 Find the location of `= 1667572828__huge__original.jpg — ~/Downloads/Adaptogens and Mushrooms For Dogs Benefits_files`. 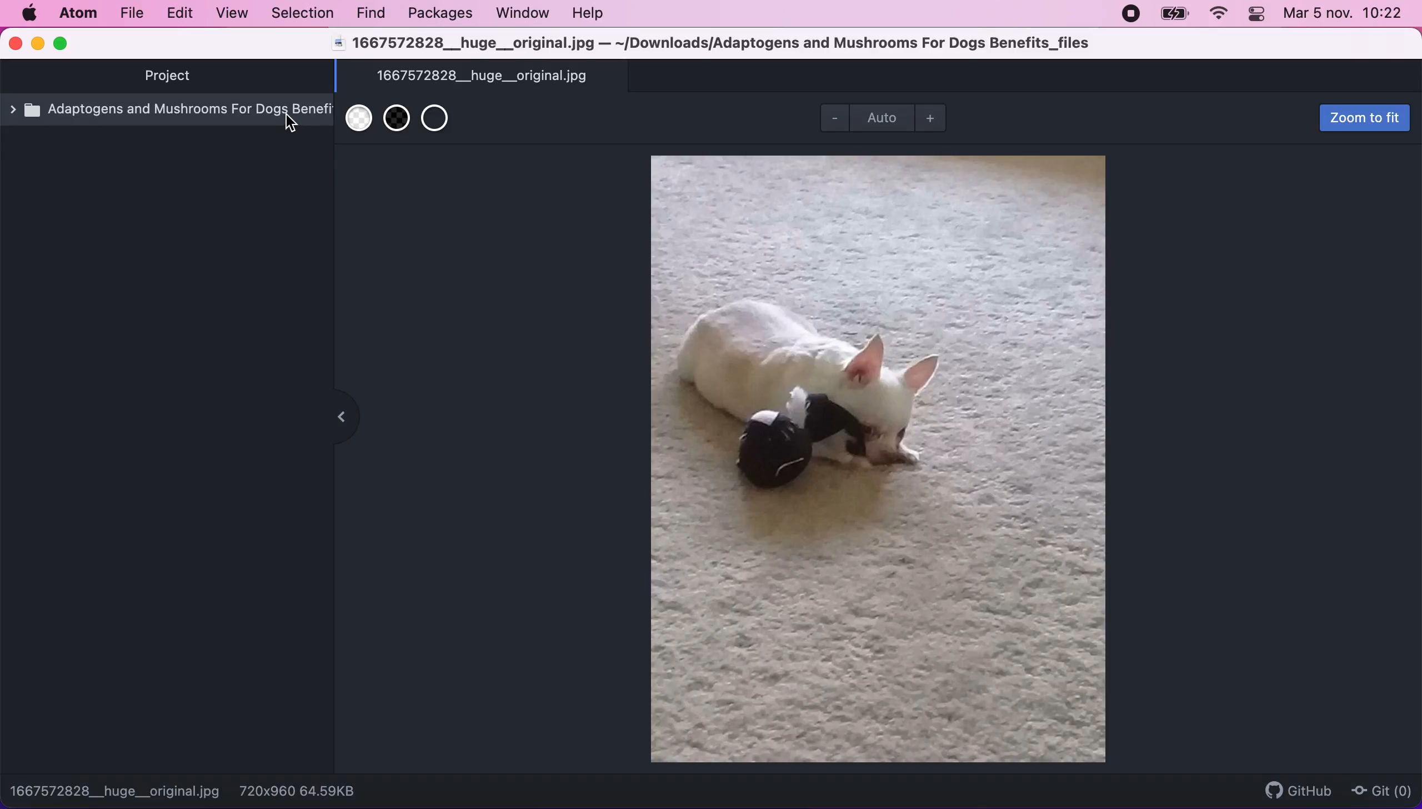

= 1667572828__huge__original.jpg — ~/Downloads/Adaptogens and Mushrooms For Dogs Benefits_files is located at coordinates (715, 44).